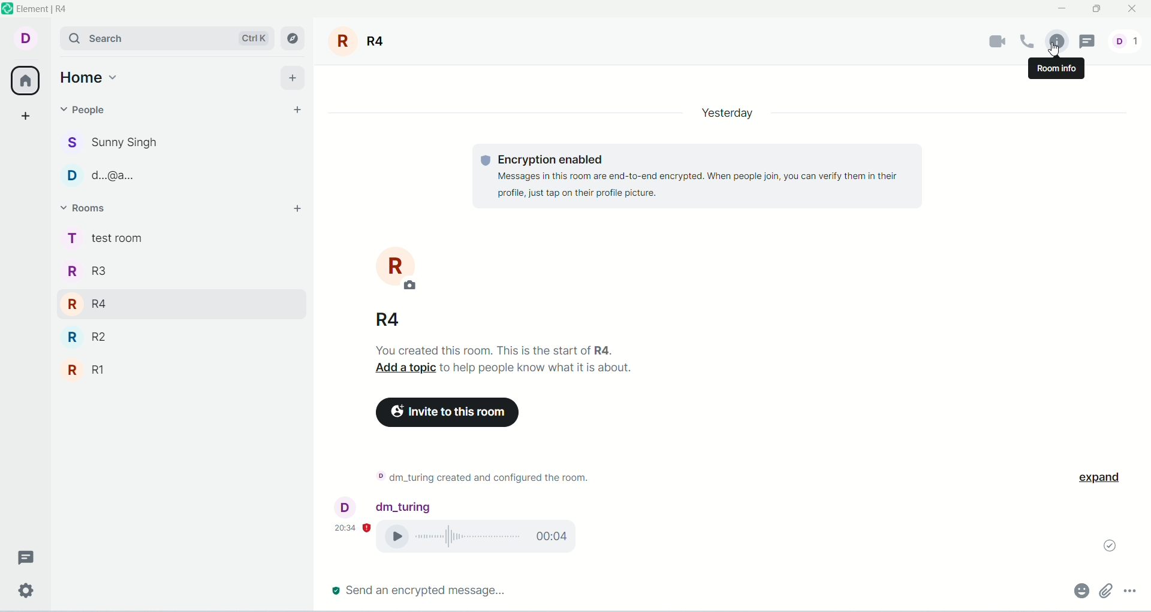 This screenshot has width=1151, height=612. Describe the element at coordinates (91, 75) in the screenshot. I see `home` at that location.